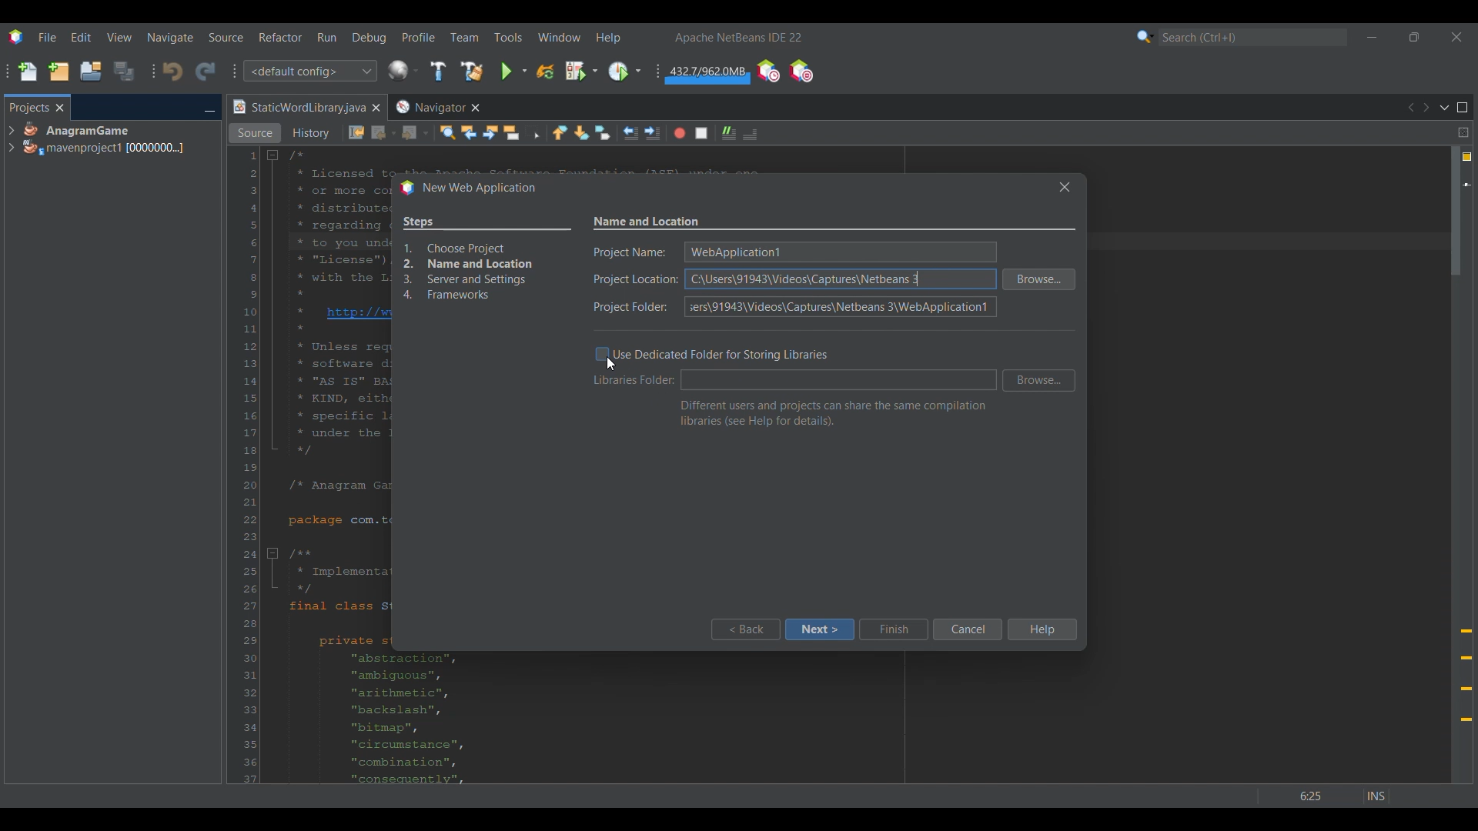 The image size is (1478, 831). What do you see at coordinates (309, 71) in the screenshot?
I see `Configuration options` at bounding box center [309, 71].